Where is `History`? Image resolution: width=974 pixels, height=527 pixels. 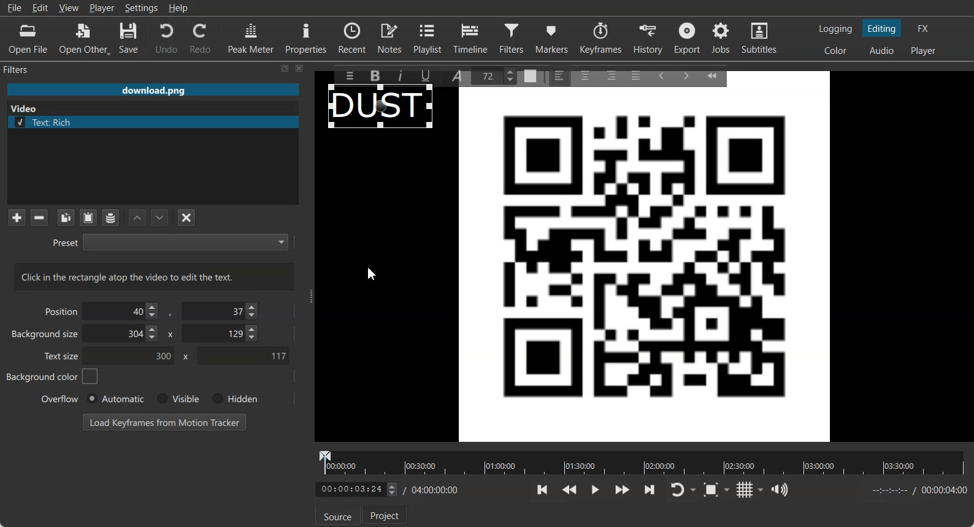
History is located at coordinates (650, 38).